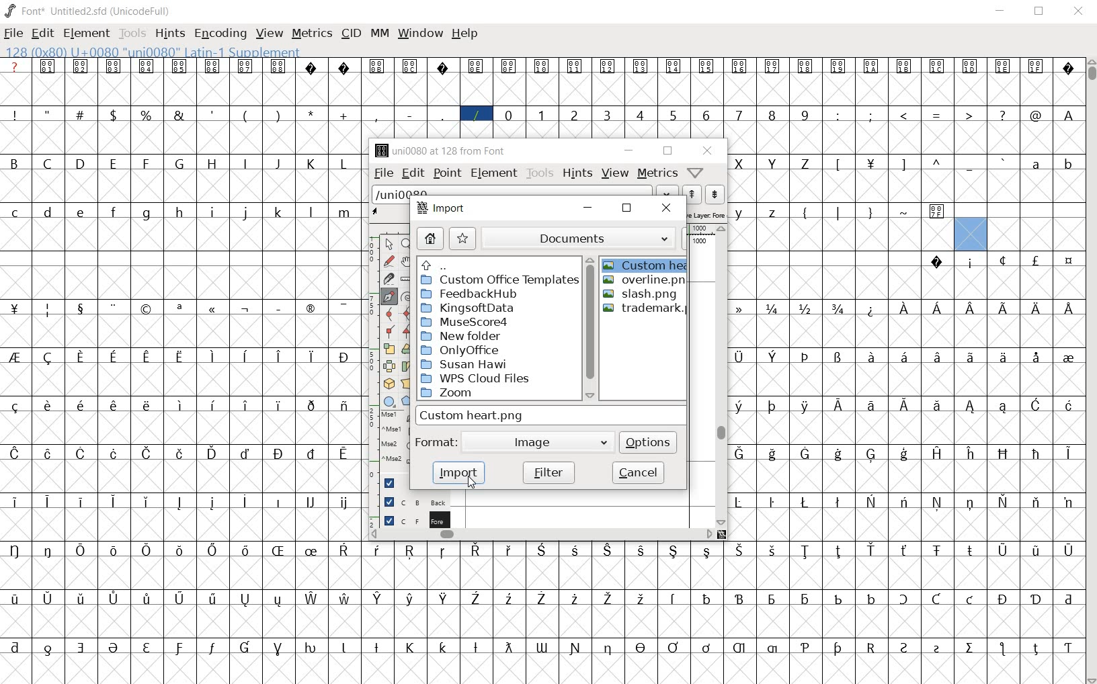 The width and height of the screenshot is (1097, 684). I want to click on glyph, so click(410, 551).